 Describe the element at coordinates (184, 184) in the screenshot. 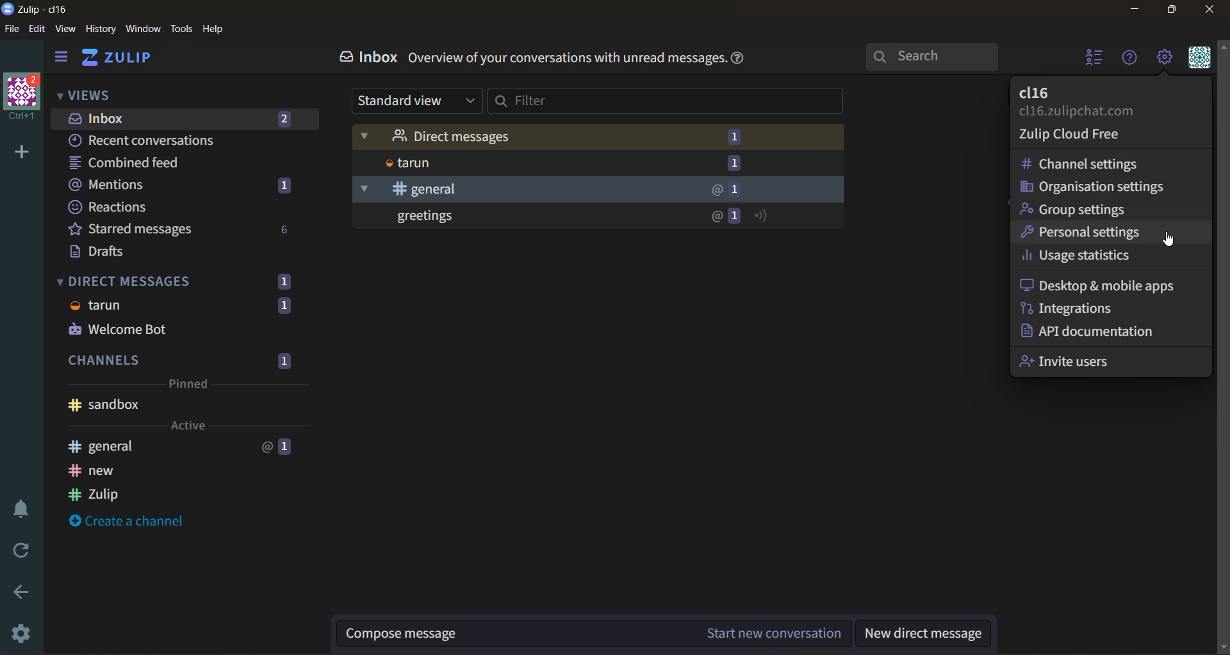

I see `mentions` at that location.